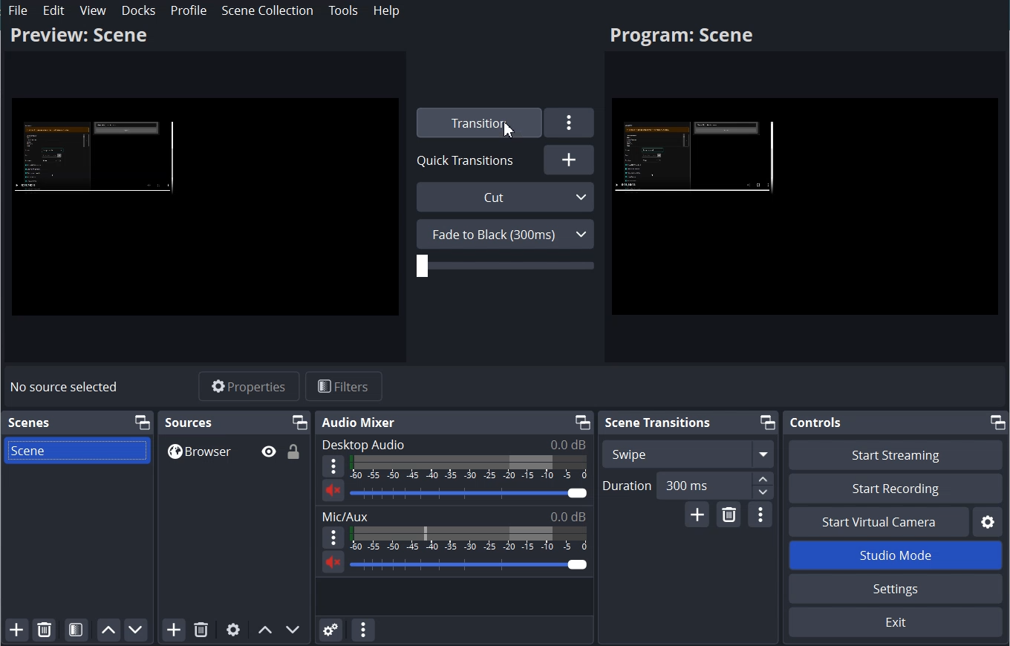  Describe the element at coordinates (896, 588) in the screenshot. I see `Settings` at that location.